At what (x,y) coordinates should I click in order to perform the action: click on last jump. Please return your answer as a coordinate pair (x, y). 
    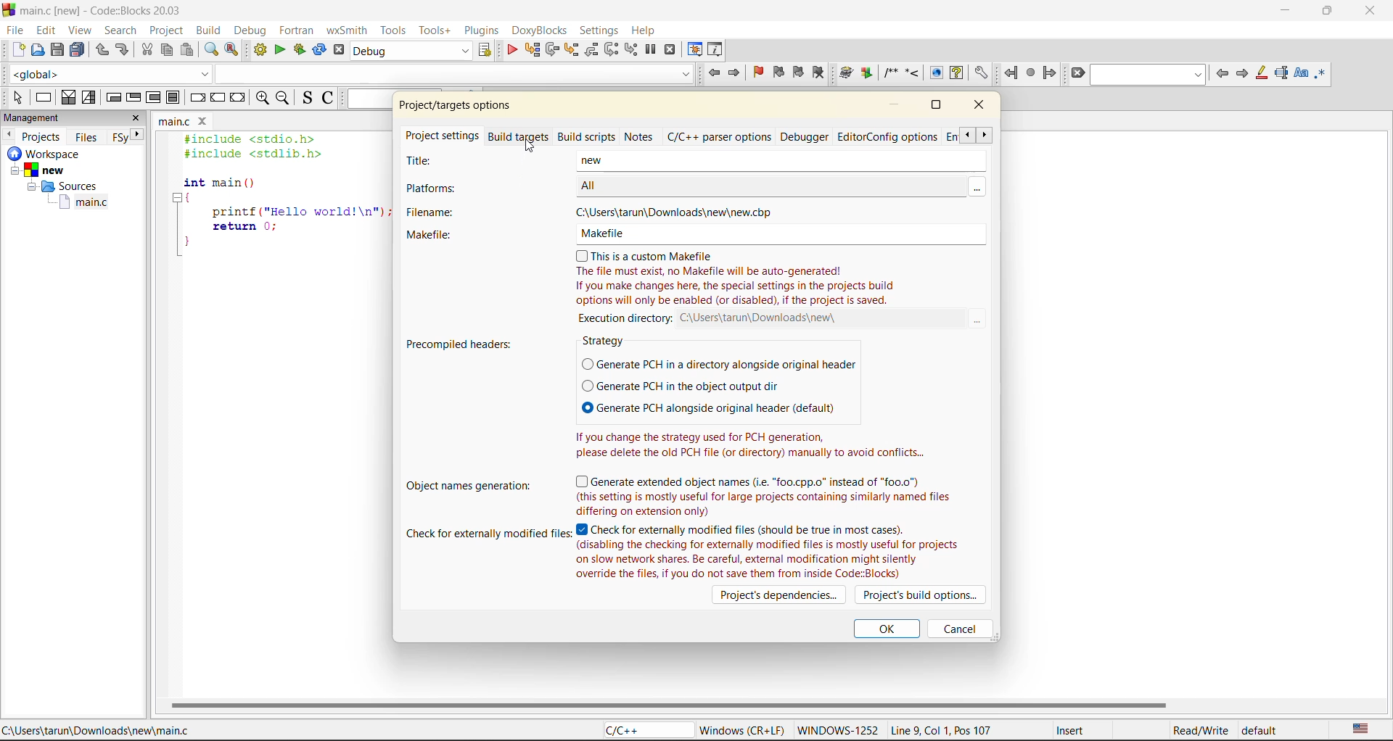
    Looking at the image, I should click on (1030, 73).